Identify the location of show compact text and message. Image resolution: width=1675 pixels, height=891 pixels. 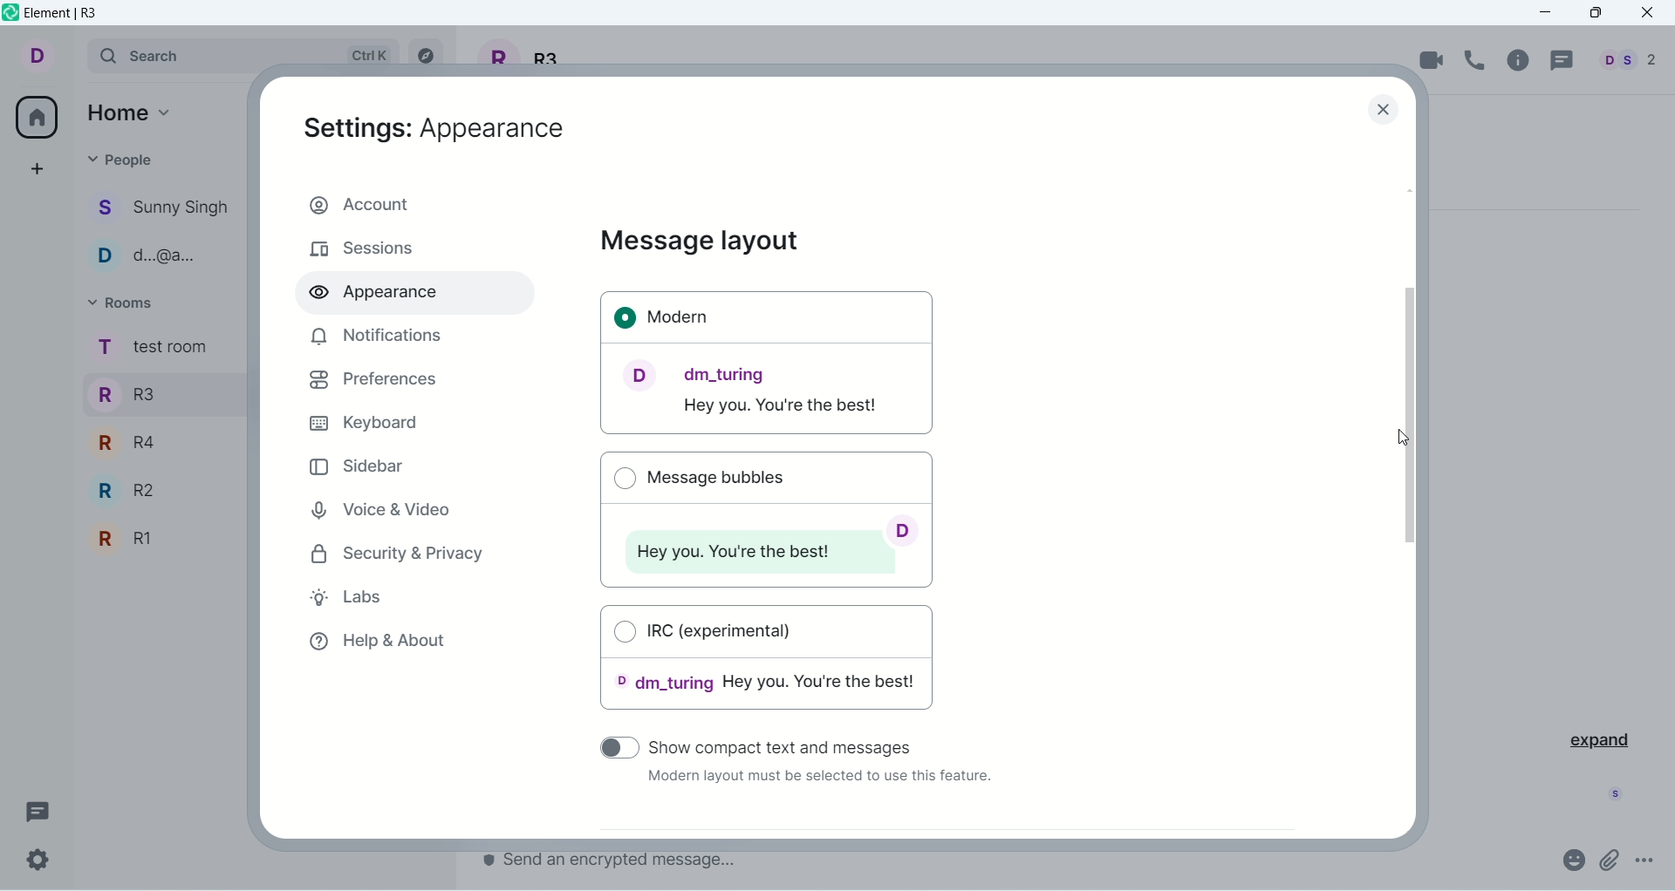
(795, 745).